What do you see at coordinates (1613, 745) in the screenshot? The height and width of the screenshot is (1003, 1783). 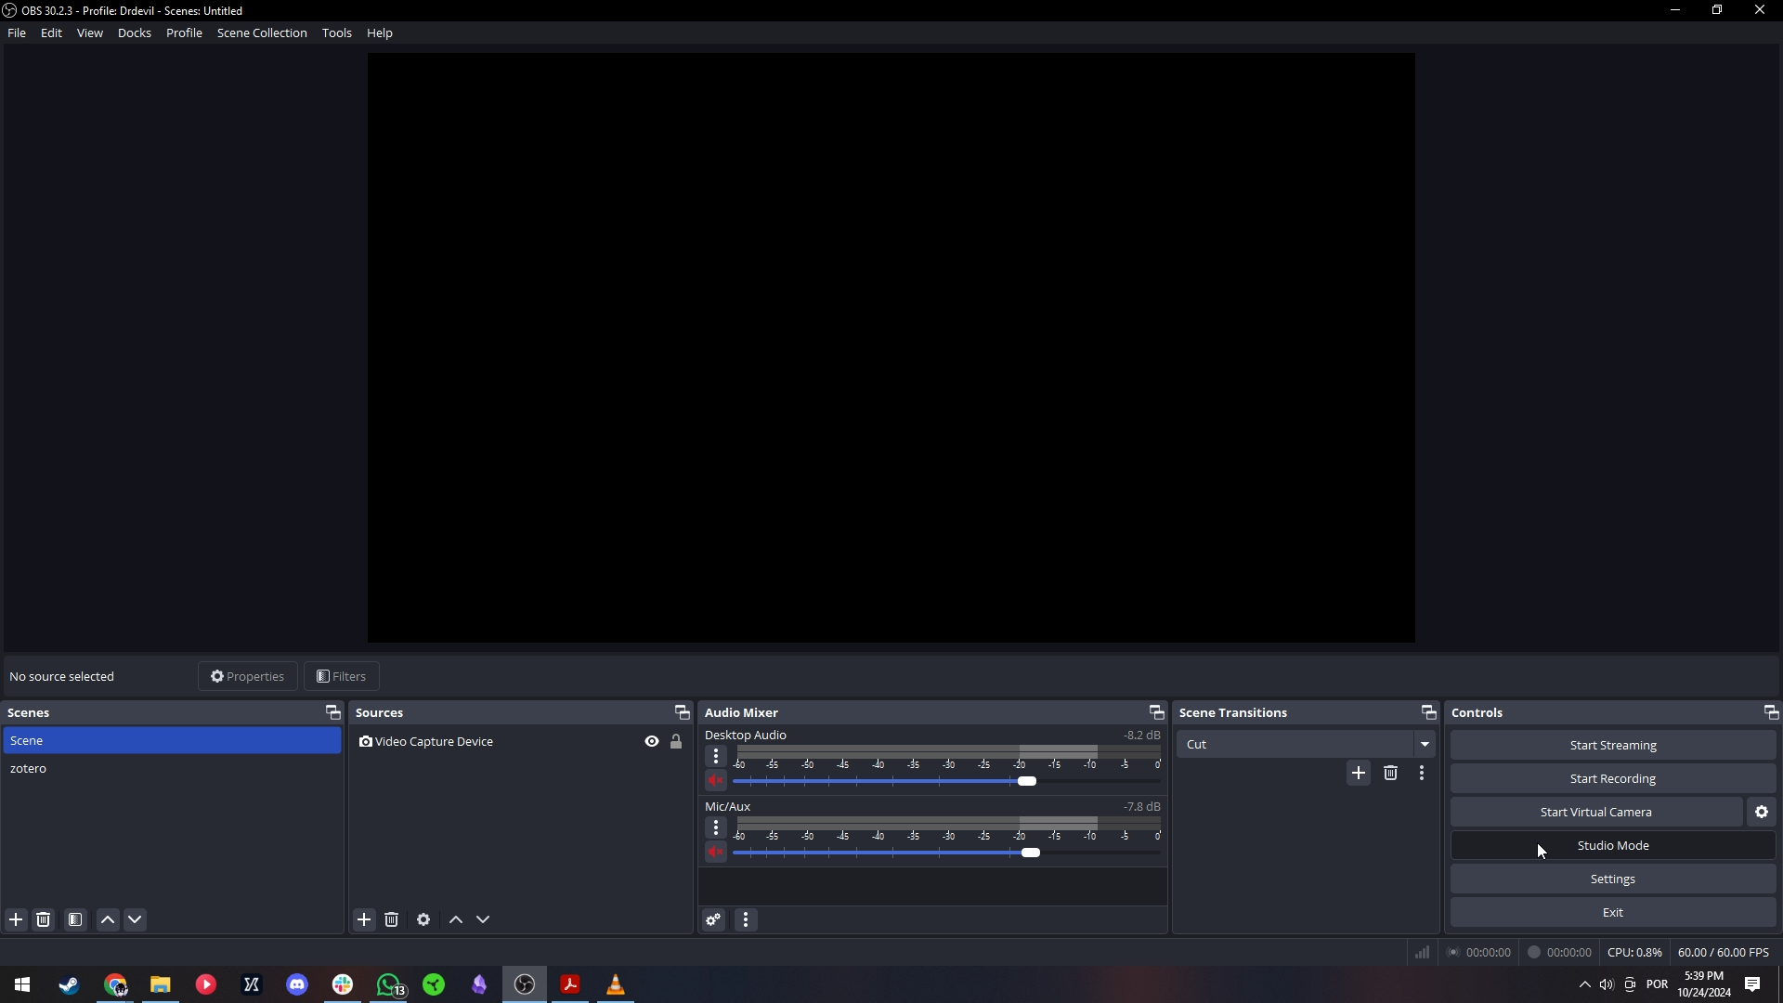 I see `Start streaming` at bounding box center [1613, 745].